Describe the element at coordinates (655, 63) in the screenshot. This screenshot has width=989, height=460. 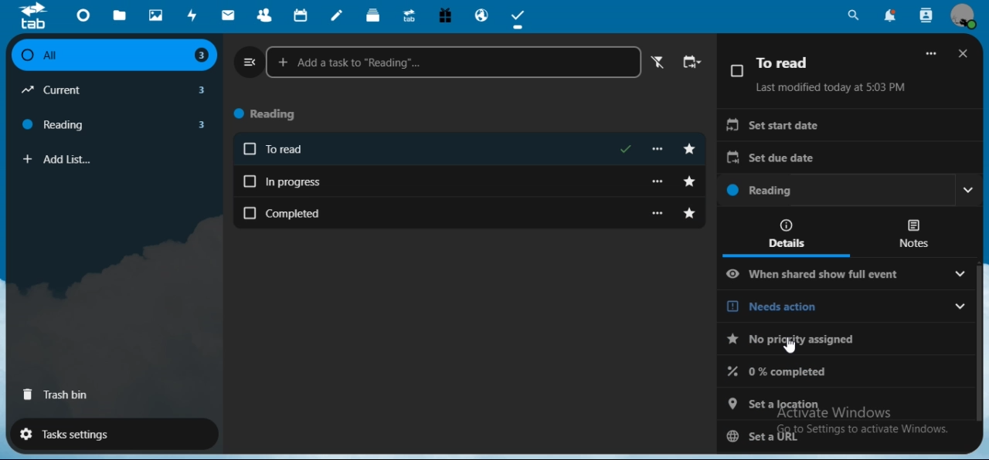
I see `active filter` at that location.